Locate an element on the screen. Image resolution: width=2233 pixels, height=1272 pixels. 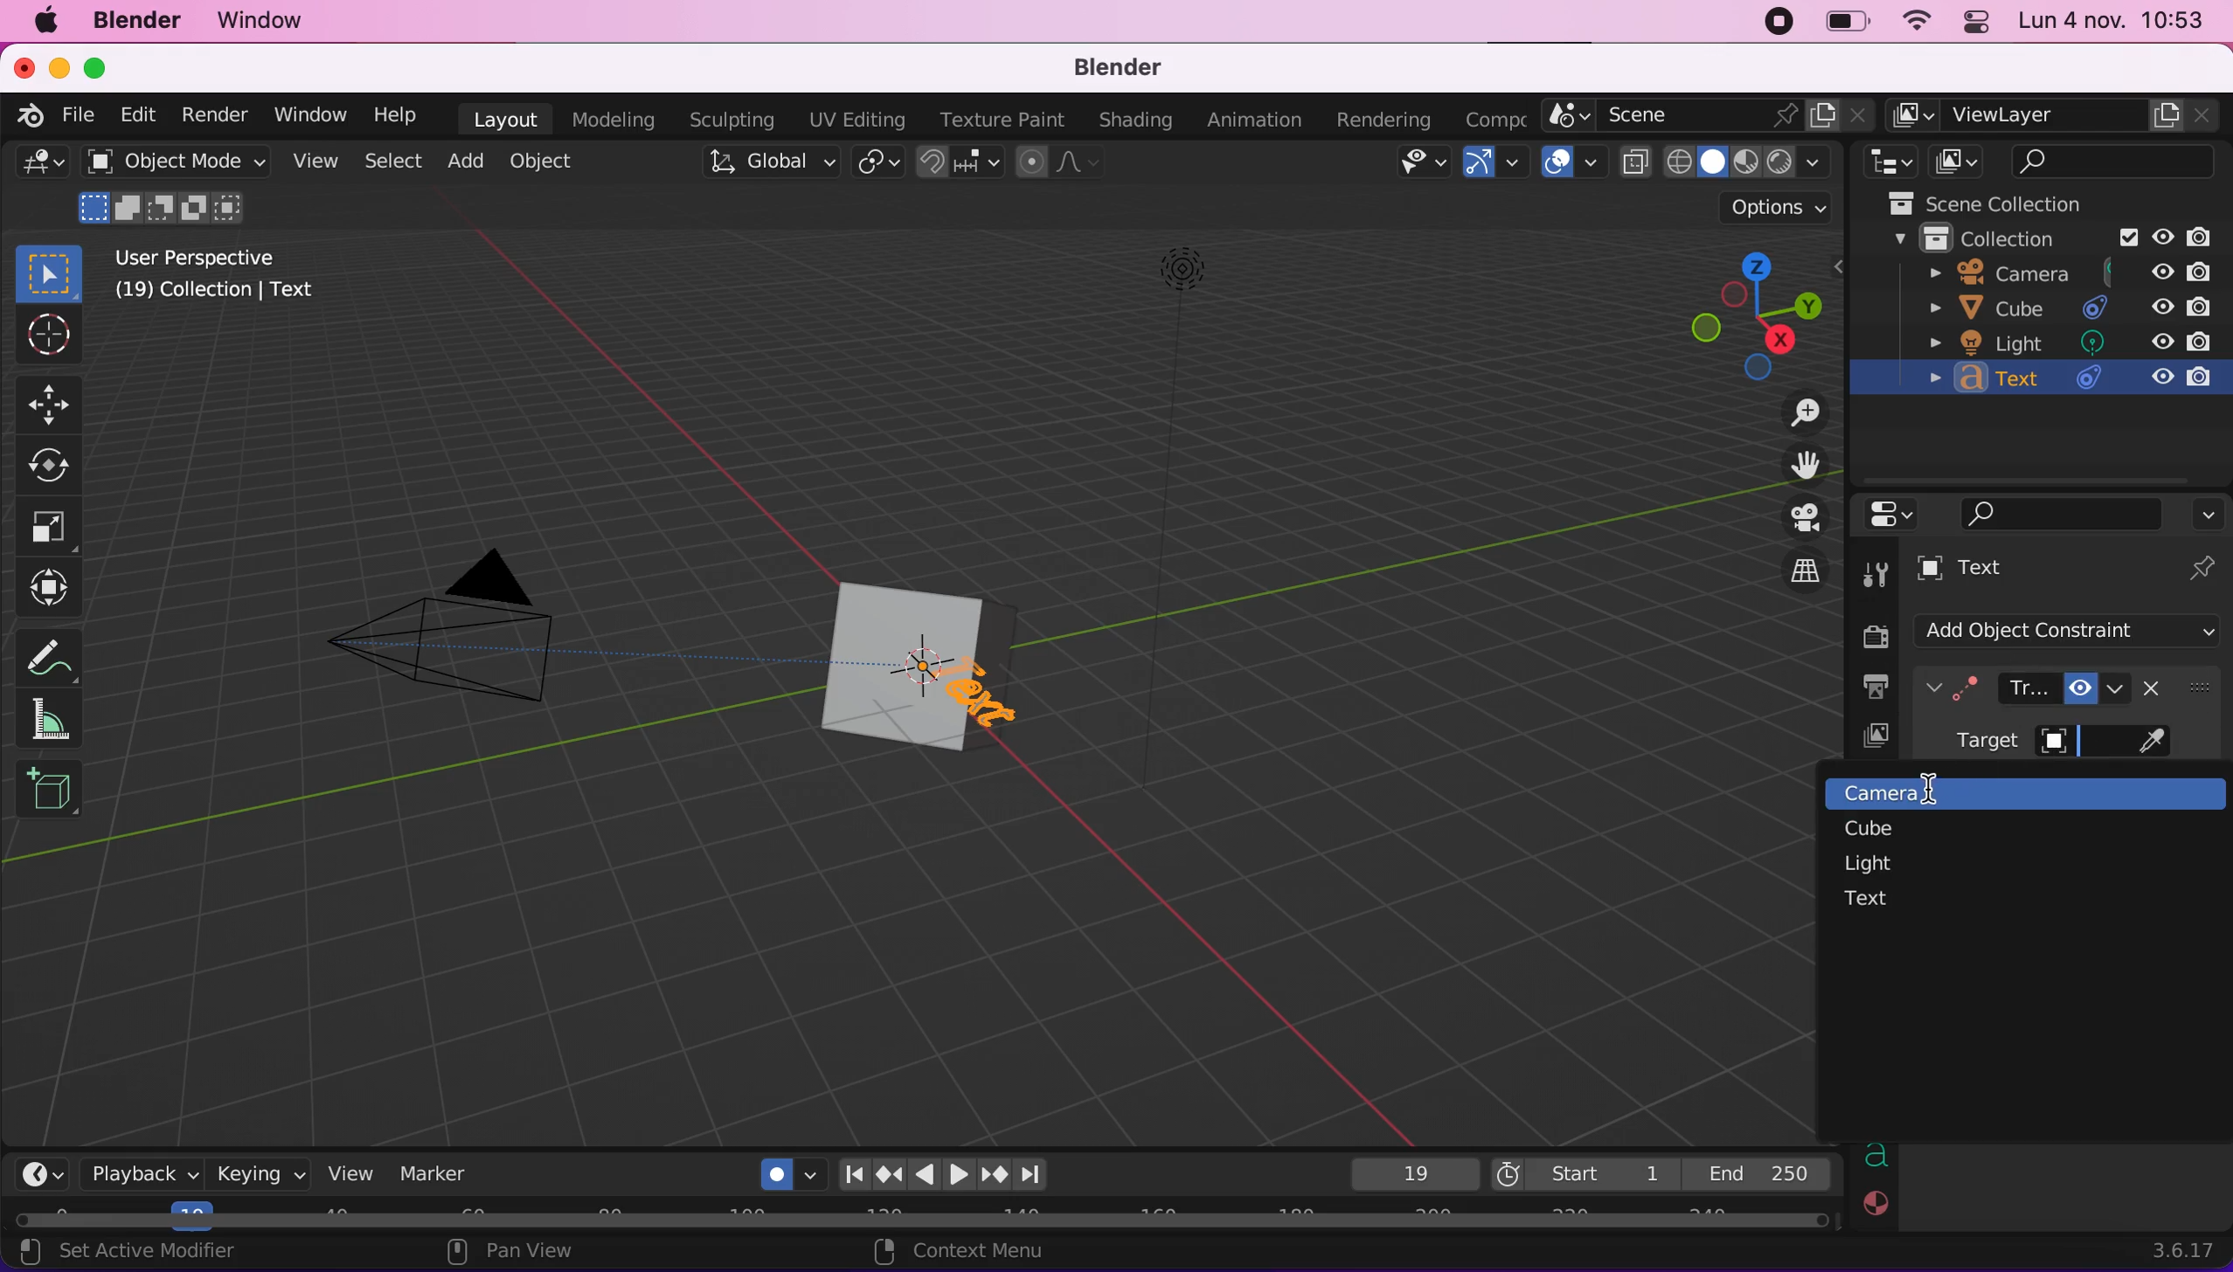
recording stopped is located at coordinates (1772, 23).